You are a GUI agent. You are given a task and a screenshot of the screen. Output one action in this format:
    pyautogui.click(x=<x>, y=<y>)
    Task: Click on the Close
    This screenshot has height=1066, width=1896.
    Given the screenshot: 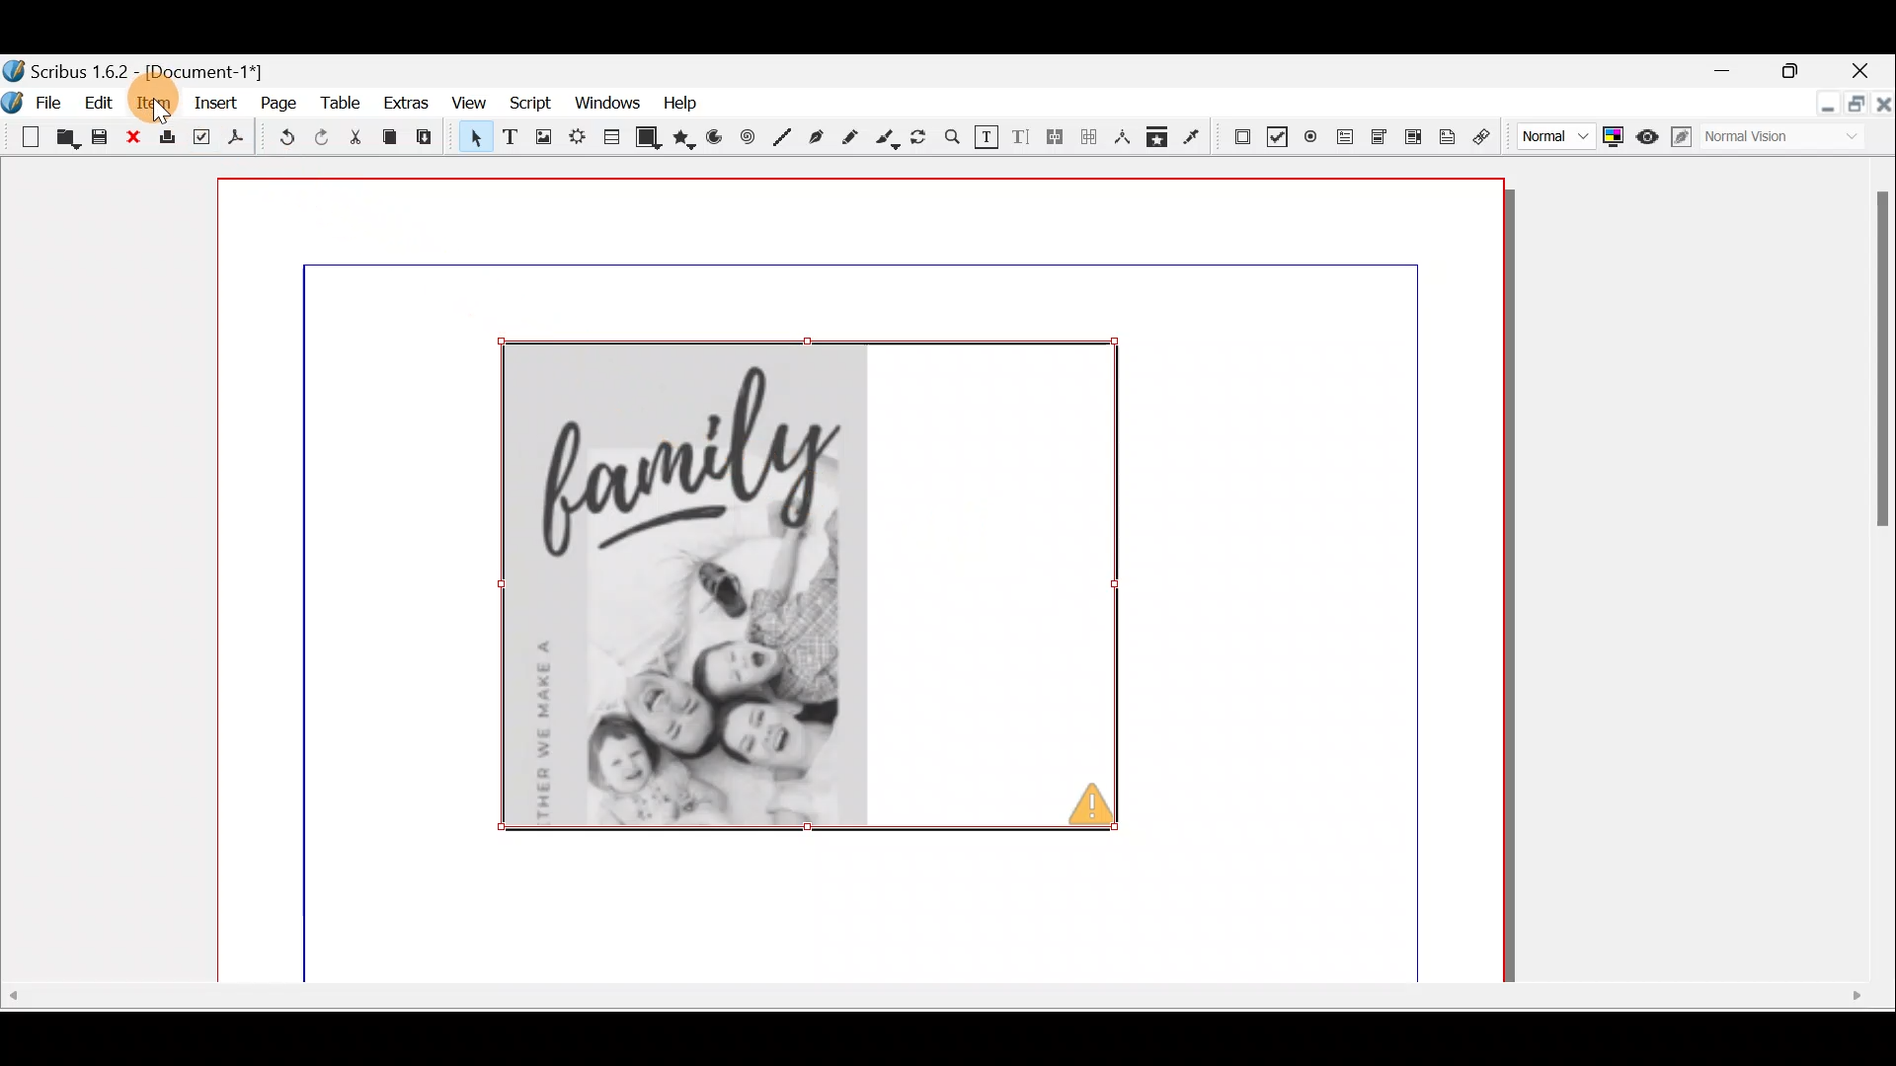 What is the action you would take?
    pyautogui.click(x=1882, y=114)
    